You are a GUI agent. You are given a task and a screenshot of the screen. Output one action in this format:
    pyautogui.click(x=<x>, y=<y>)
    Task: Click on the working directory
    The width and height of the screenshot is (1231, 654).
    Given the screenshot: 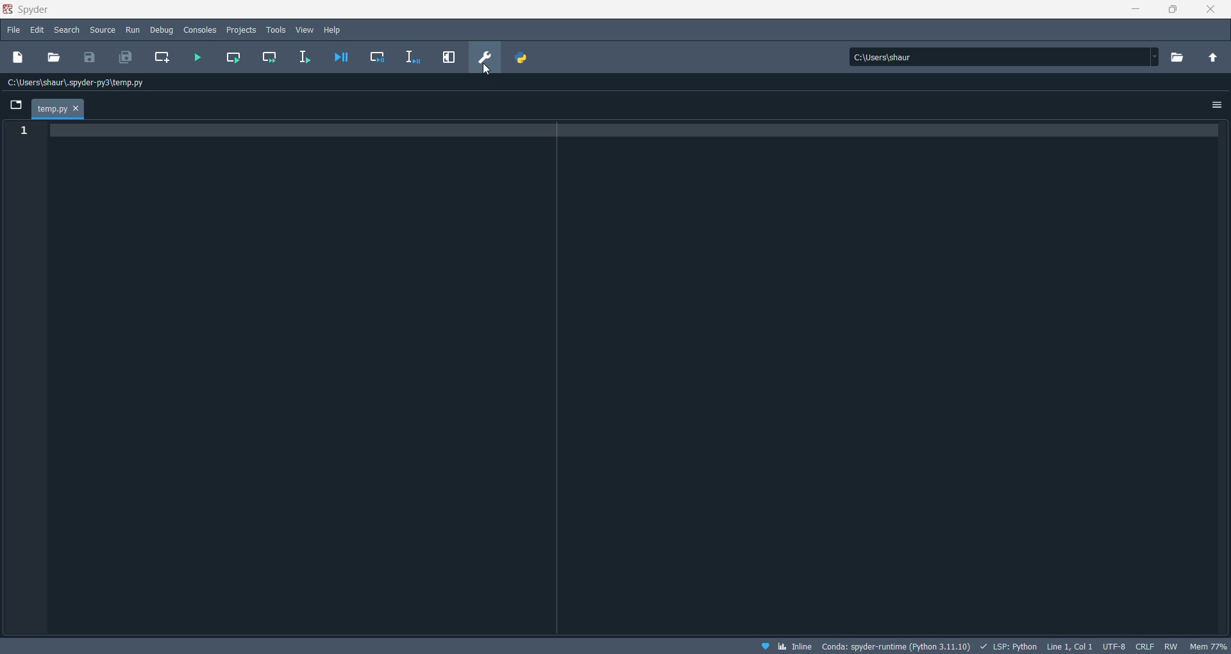 What is the action you would take?
    pyautogui.click(x=1182, y=58)
    